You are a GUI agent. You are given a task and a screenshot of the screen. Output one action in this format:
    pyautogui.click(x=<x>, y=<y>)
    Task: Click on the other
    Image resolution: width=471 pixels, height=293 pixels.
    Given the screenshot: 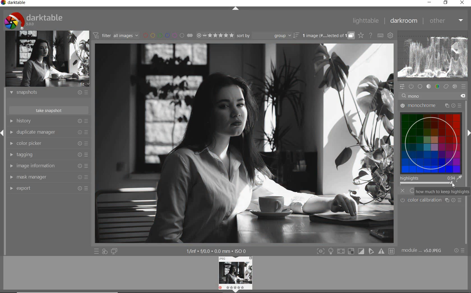 What is the action you would take?
    pyautogui.click(x=447, y=21)
    